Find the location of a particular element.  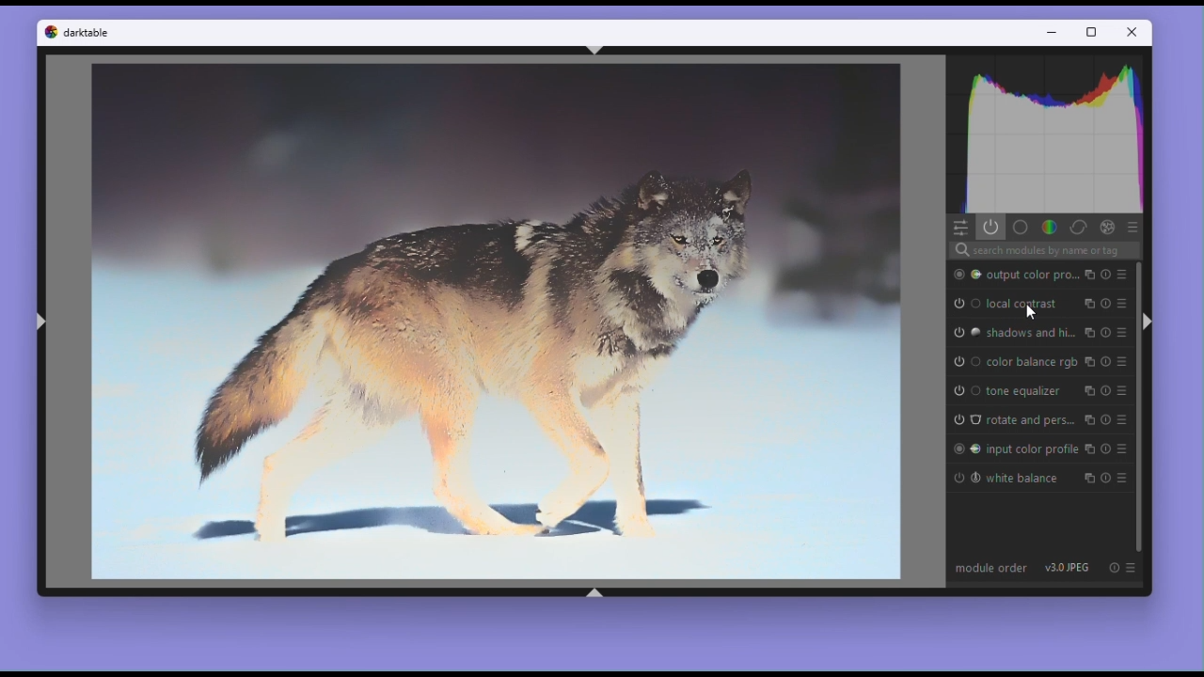

Dark table logo is located at coordinates (51, 34).